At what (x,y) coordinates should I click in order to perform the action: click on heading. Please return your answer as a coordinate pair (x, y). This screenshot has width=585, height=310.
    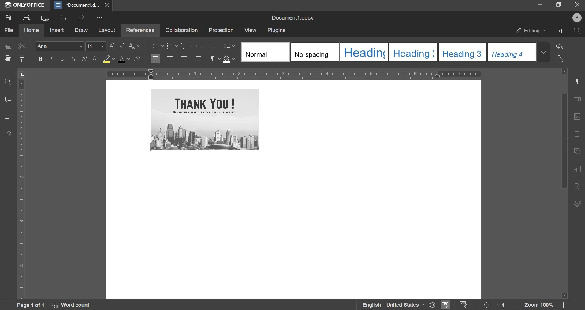
    Looking at the image, I should click on (8, 116).